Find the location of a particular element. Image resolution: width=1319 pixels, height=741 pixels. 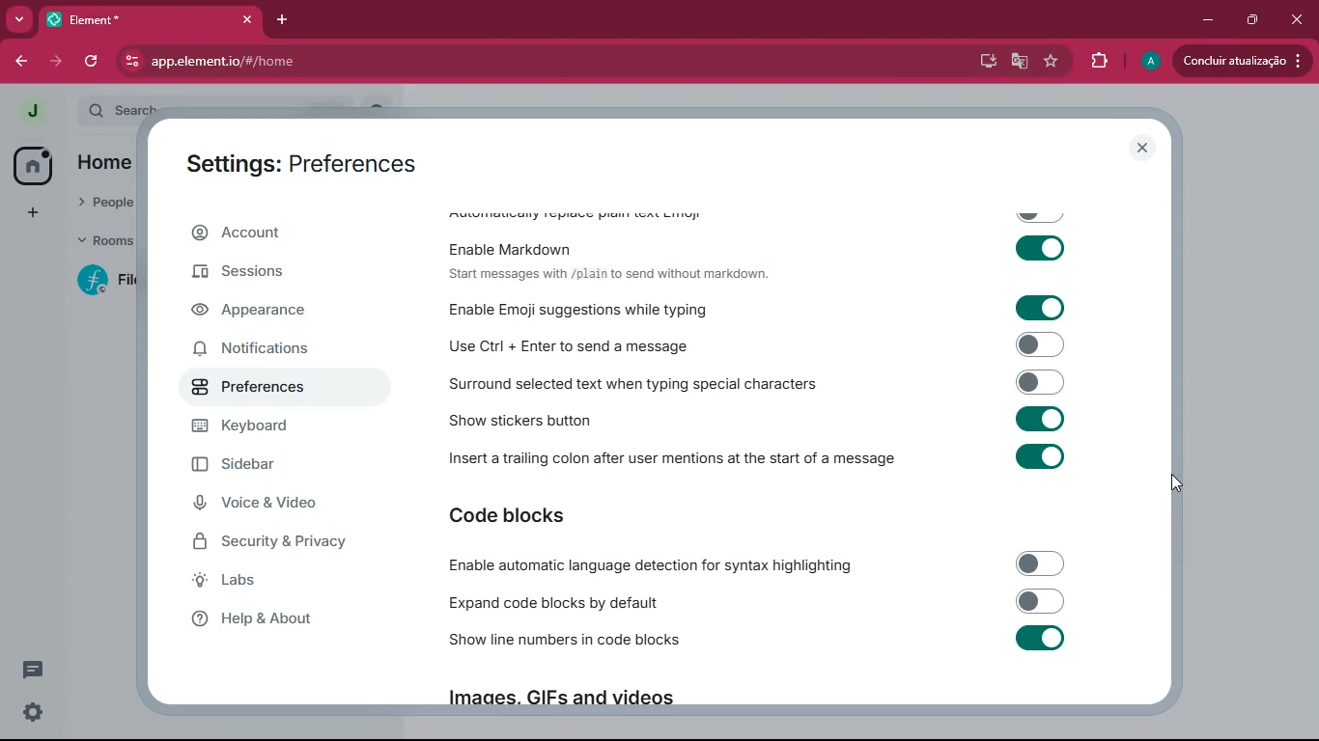

back is located at coordinates (21, 63).